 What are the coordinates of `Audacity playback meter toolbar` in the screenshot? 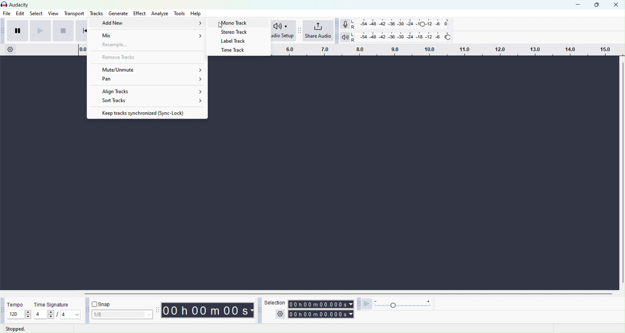 It's located at (337, 37).